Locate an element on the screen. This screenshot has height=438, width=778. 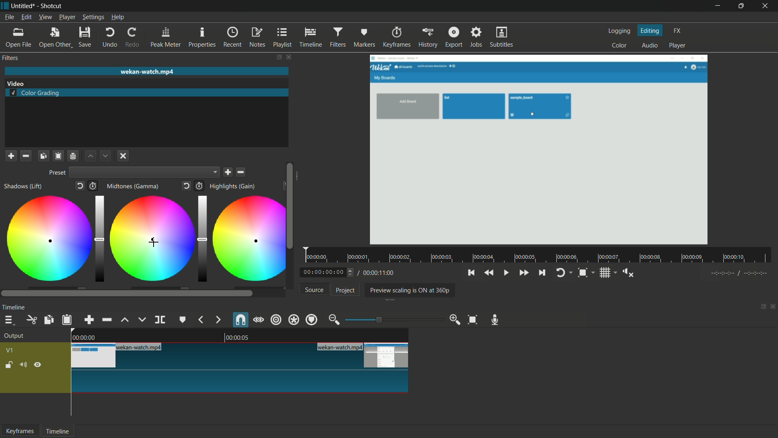
audio is located at coordinates (650, 46).